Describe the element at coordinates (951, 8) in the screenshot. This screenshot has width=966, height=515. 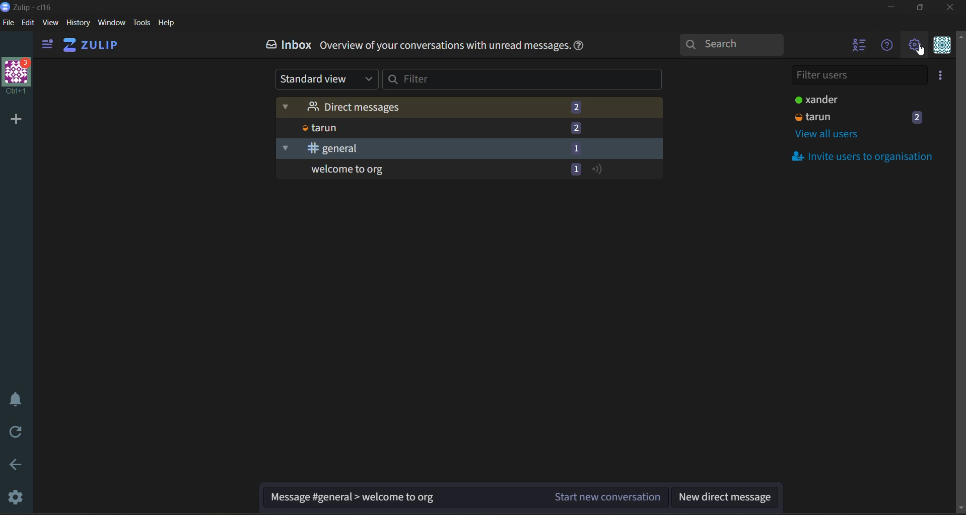
I see `close` at that location.